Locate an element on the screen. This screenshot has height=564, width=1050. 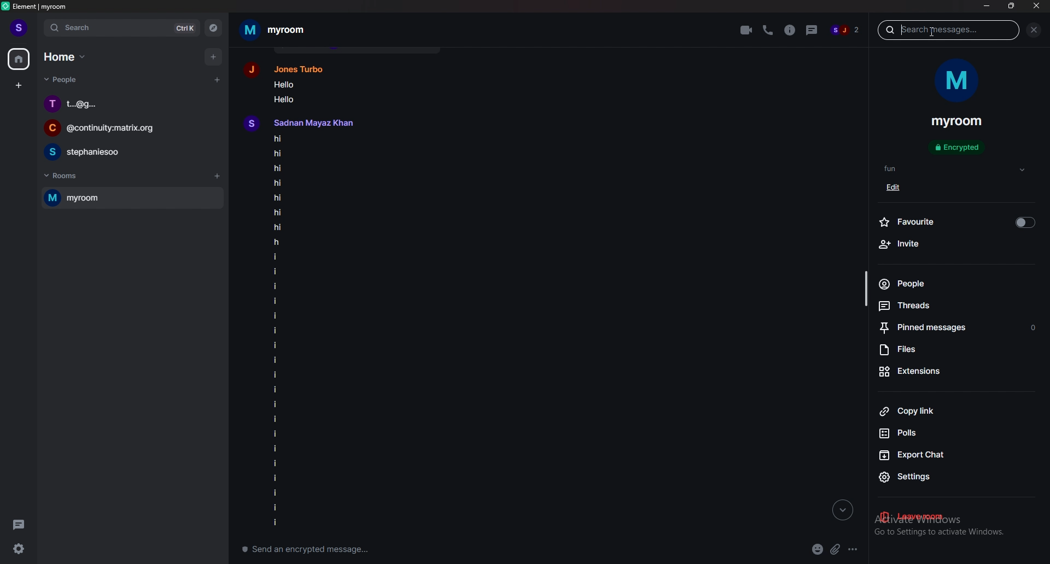
close is located at coordinates (1039, 7).